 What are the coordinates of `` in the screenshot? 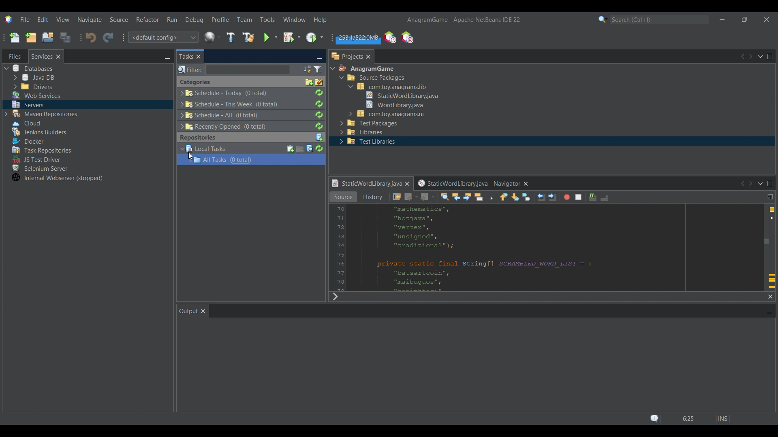 It's located at (31, 87).